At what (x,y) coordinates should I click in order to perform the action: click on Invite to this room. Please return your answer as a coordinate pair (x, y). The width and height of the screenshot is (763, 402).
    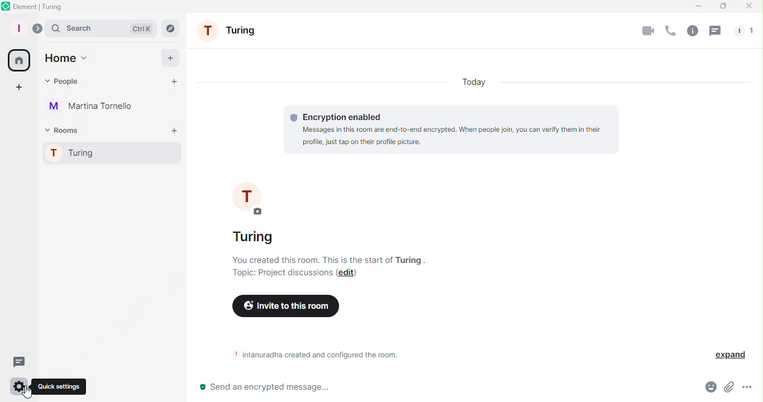
    Looking at the image, I should click on (285, 307).